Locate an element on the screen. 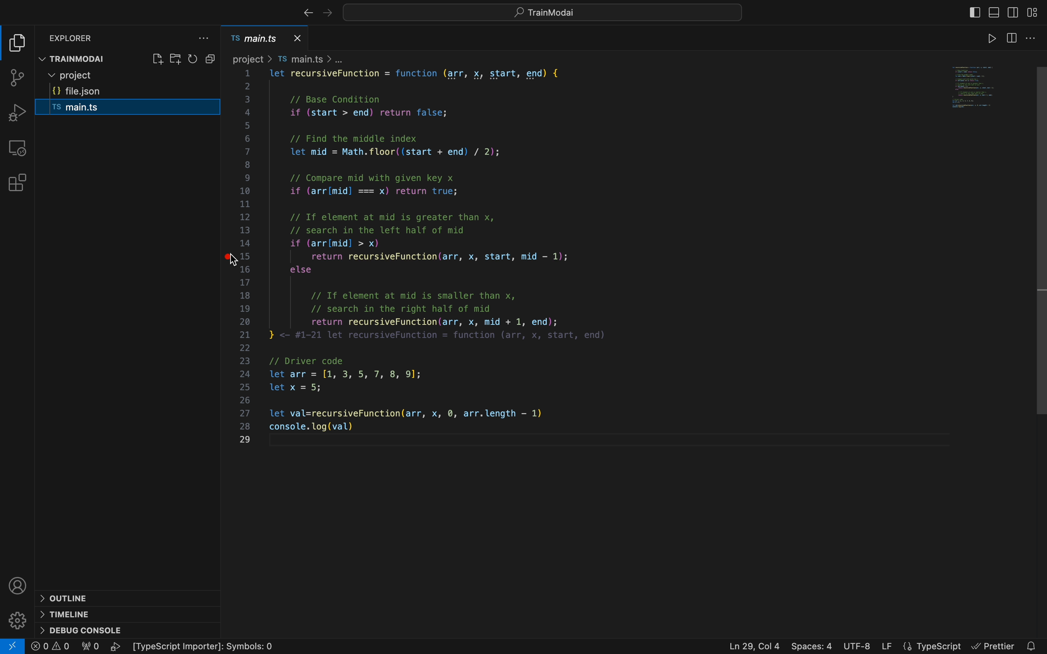 The height and width of the screenshot is (654, 1047). timeline is located at coordinates (73, 615).